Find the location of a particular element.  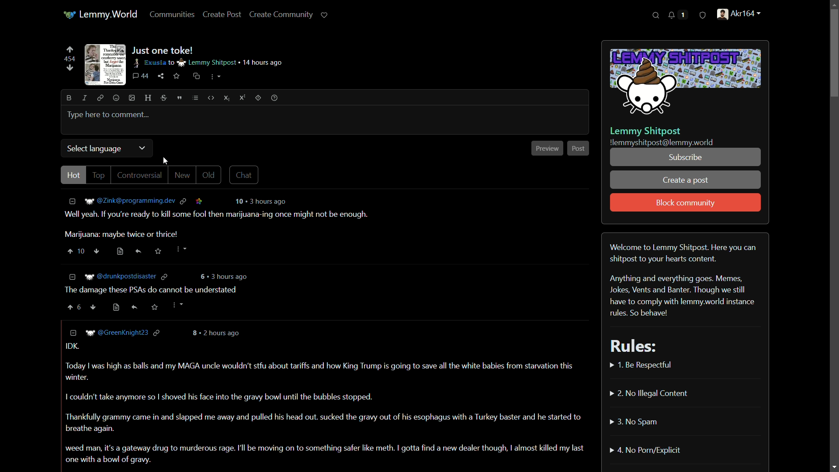

link is located at coordinates (158, 334).